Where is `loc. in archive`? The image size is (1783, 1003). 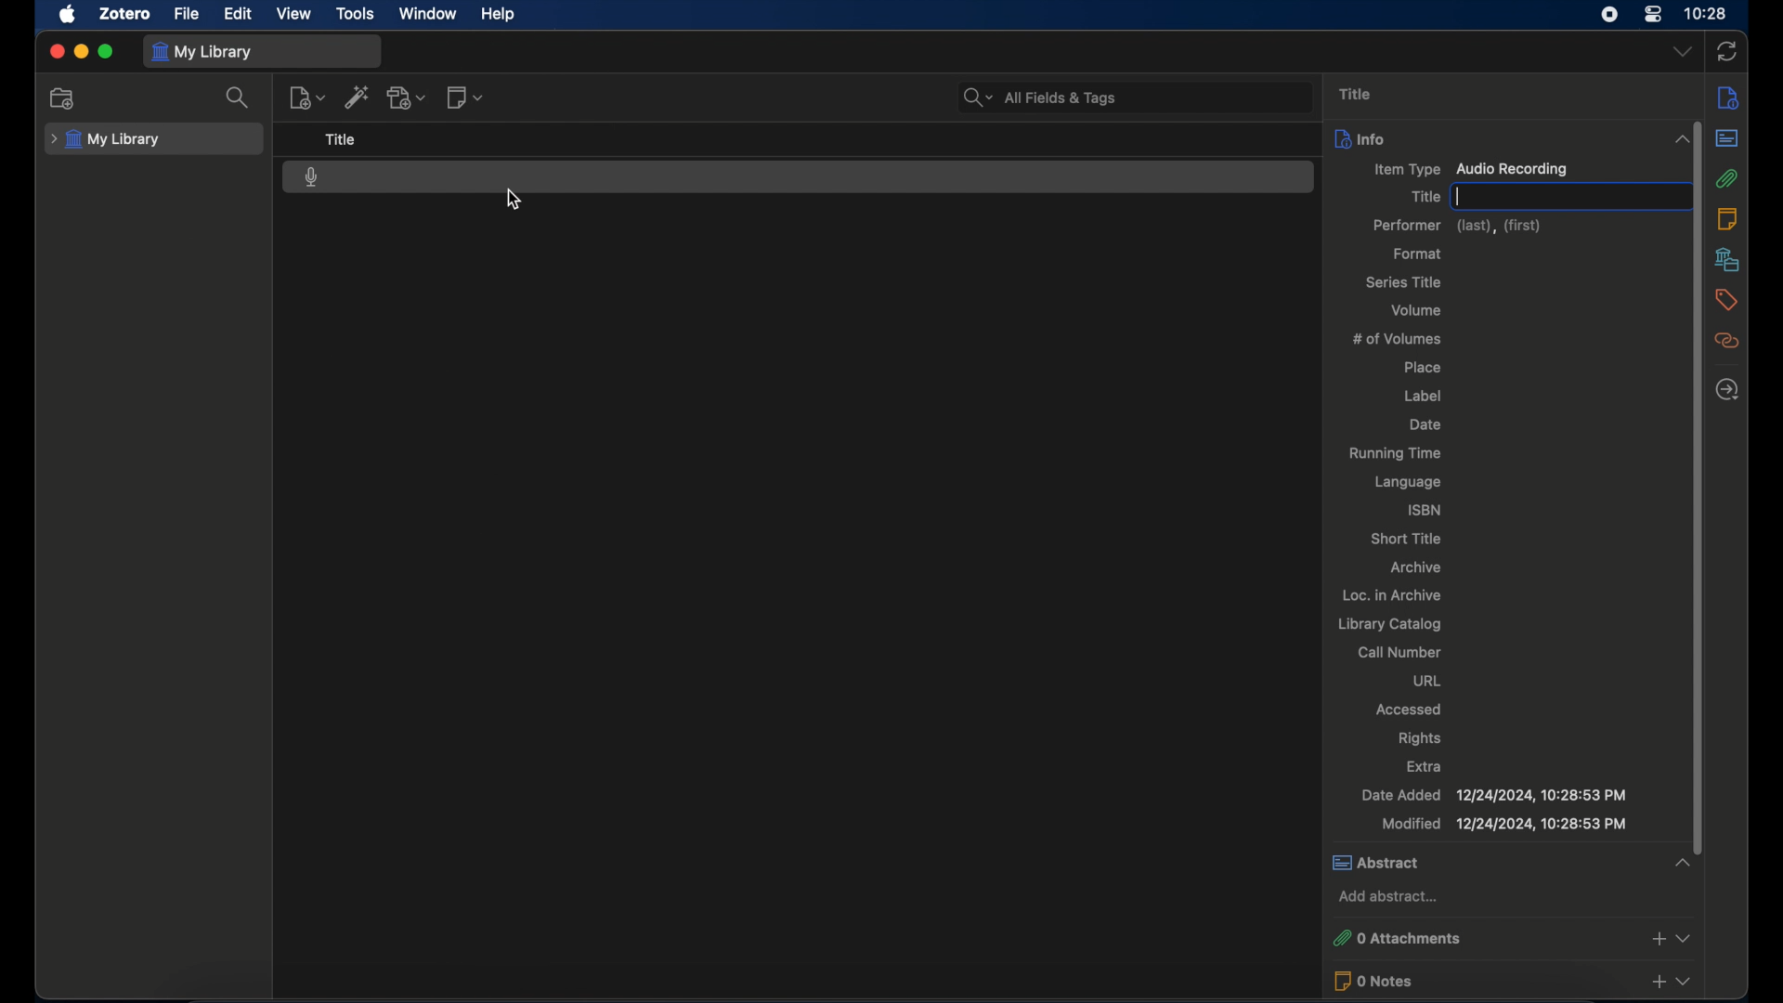
loc. in archive is located at coordinates (1393, 595).